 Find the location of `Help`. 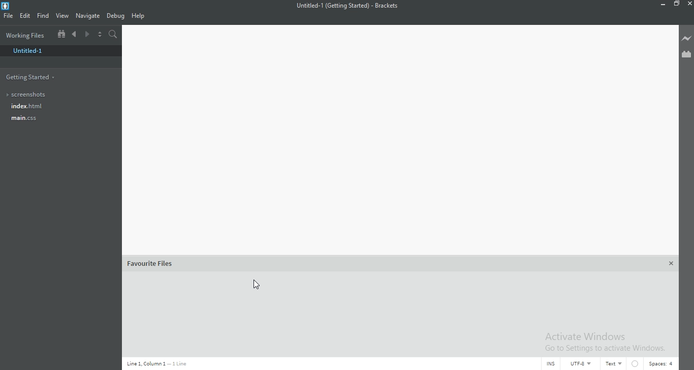

Help is located at coordinates (142, 16).